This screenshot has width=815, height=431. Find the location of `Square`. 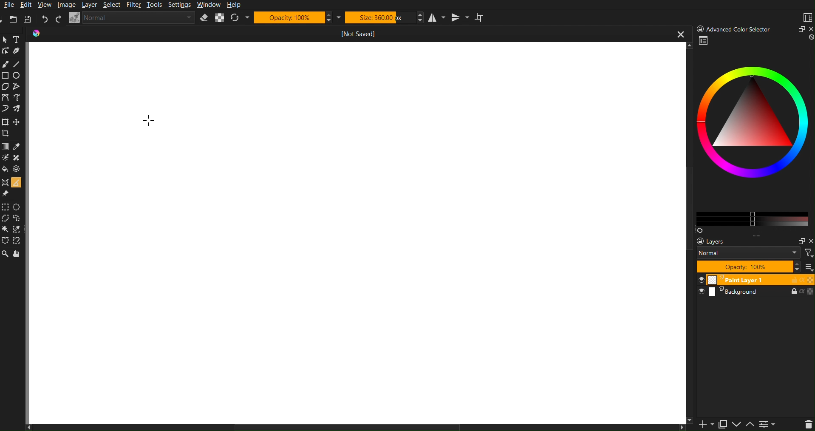

Square is located at coordinates (6, 75).